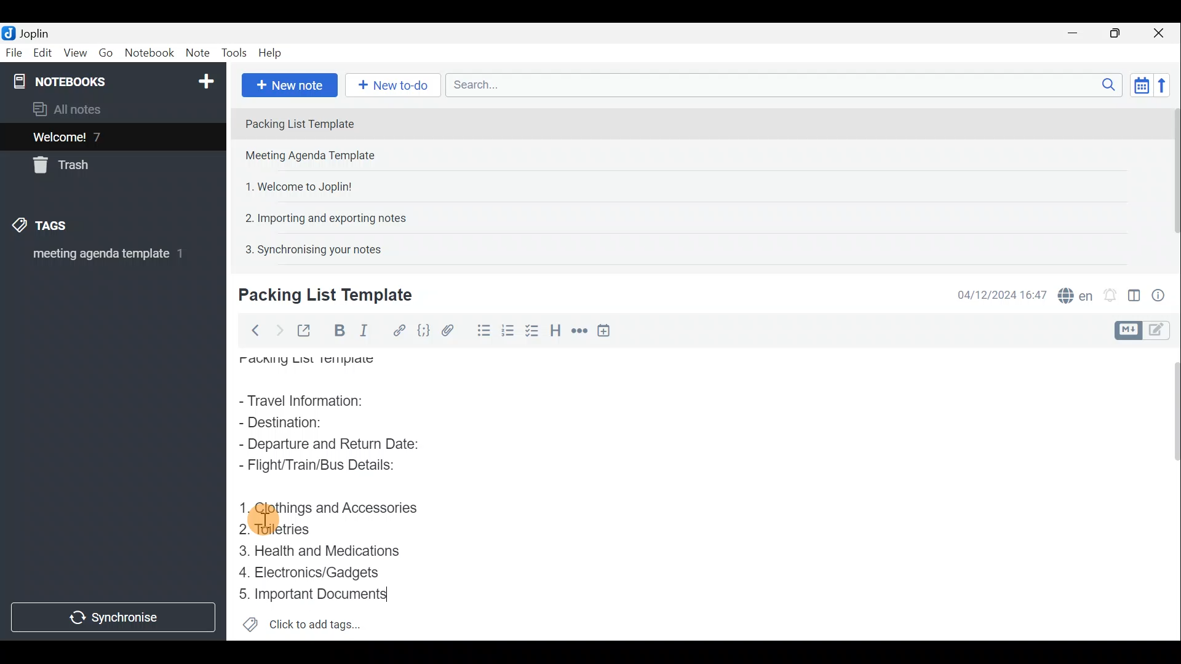  I want to click on Horizontal rule, so click(578, 331).